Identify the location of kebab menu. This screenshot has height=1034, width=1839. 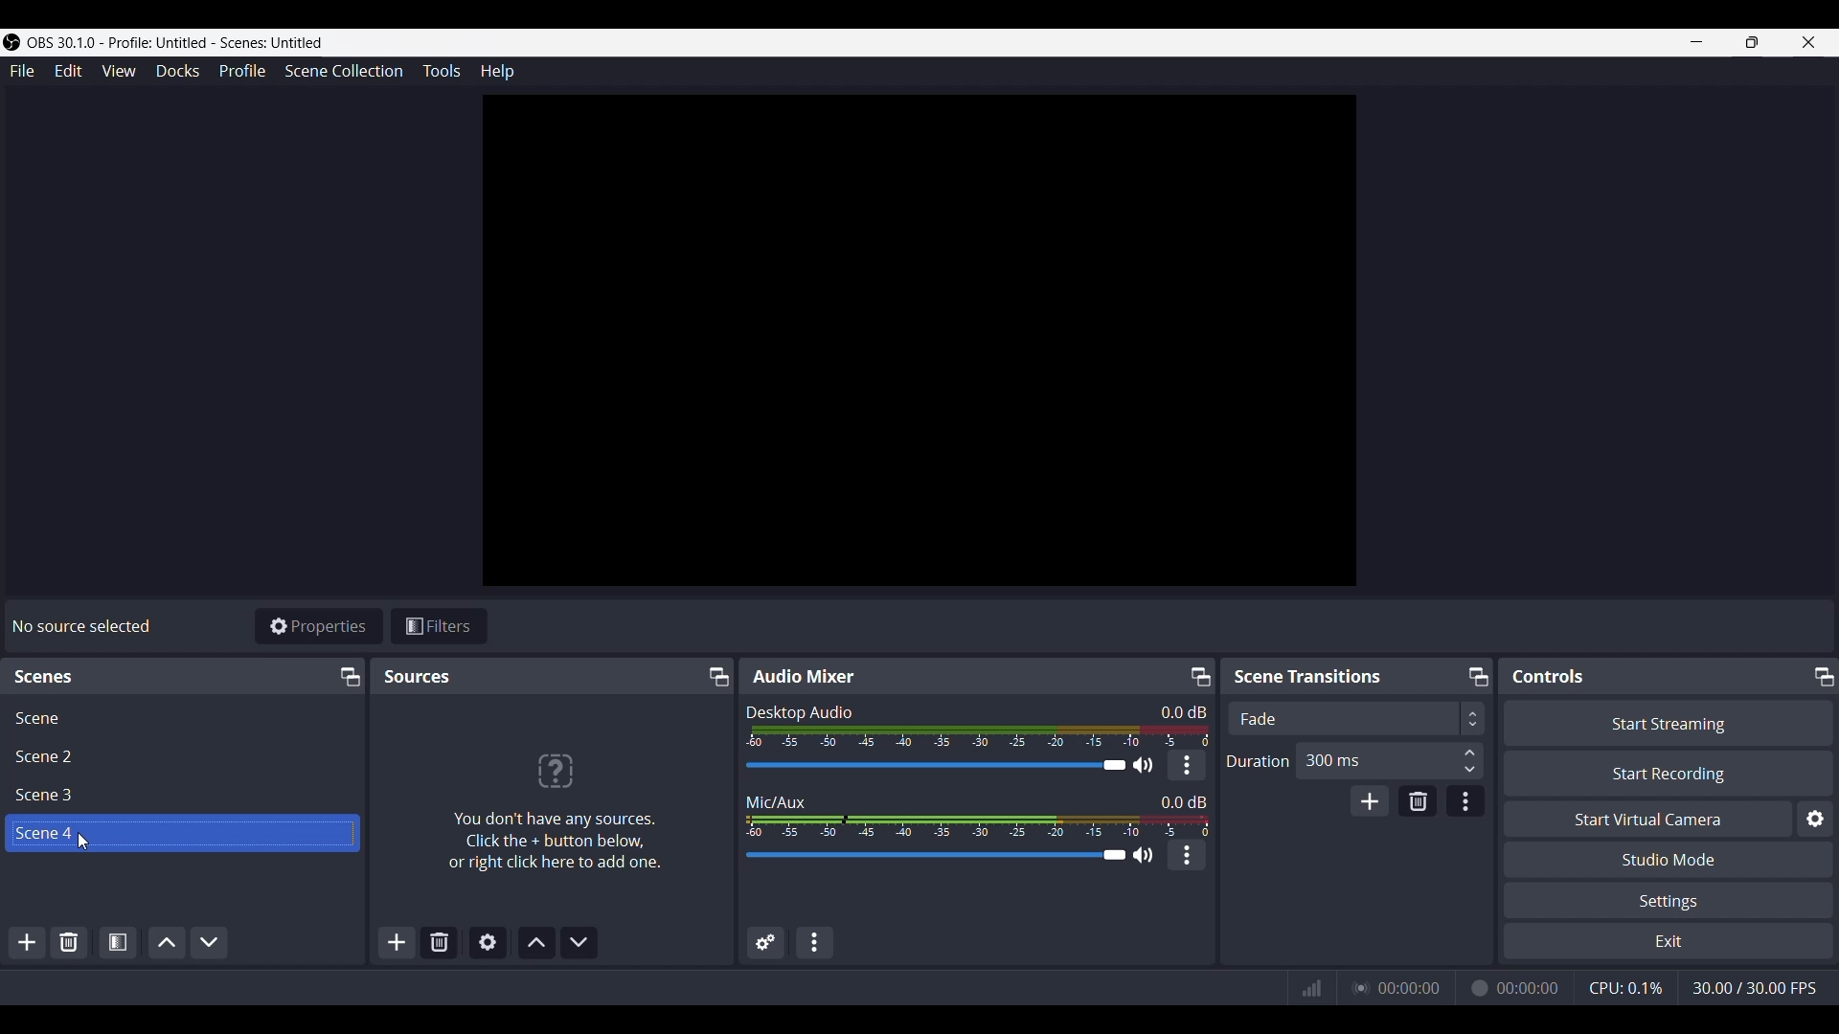
(1188, 855).